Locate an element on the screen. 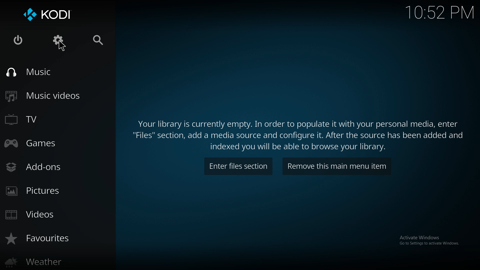 The width and height of the screenshot is (480, 270). music videos is located at coordinates (52, 96).